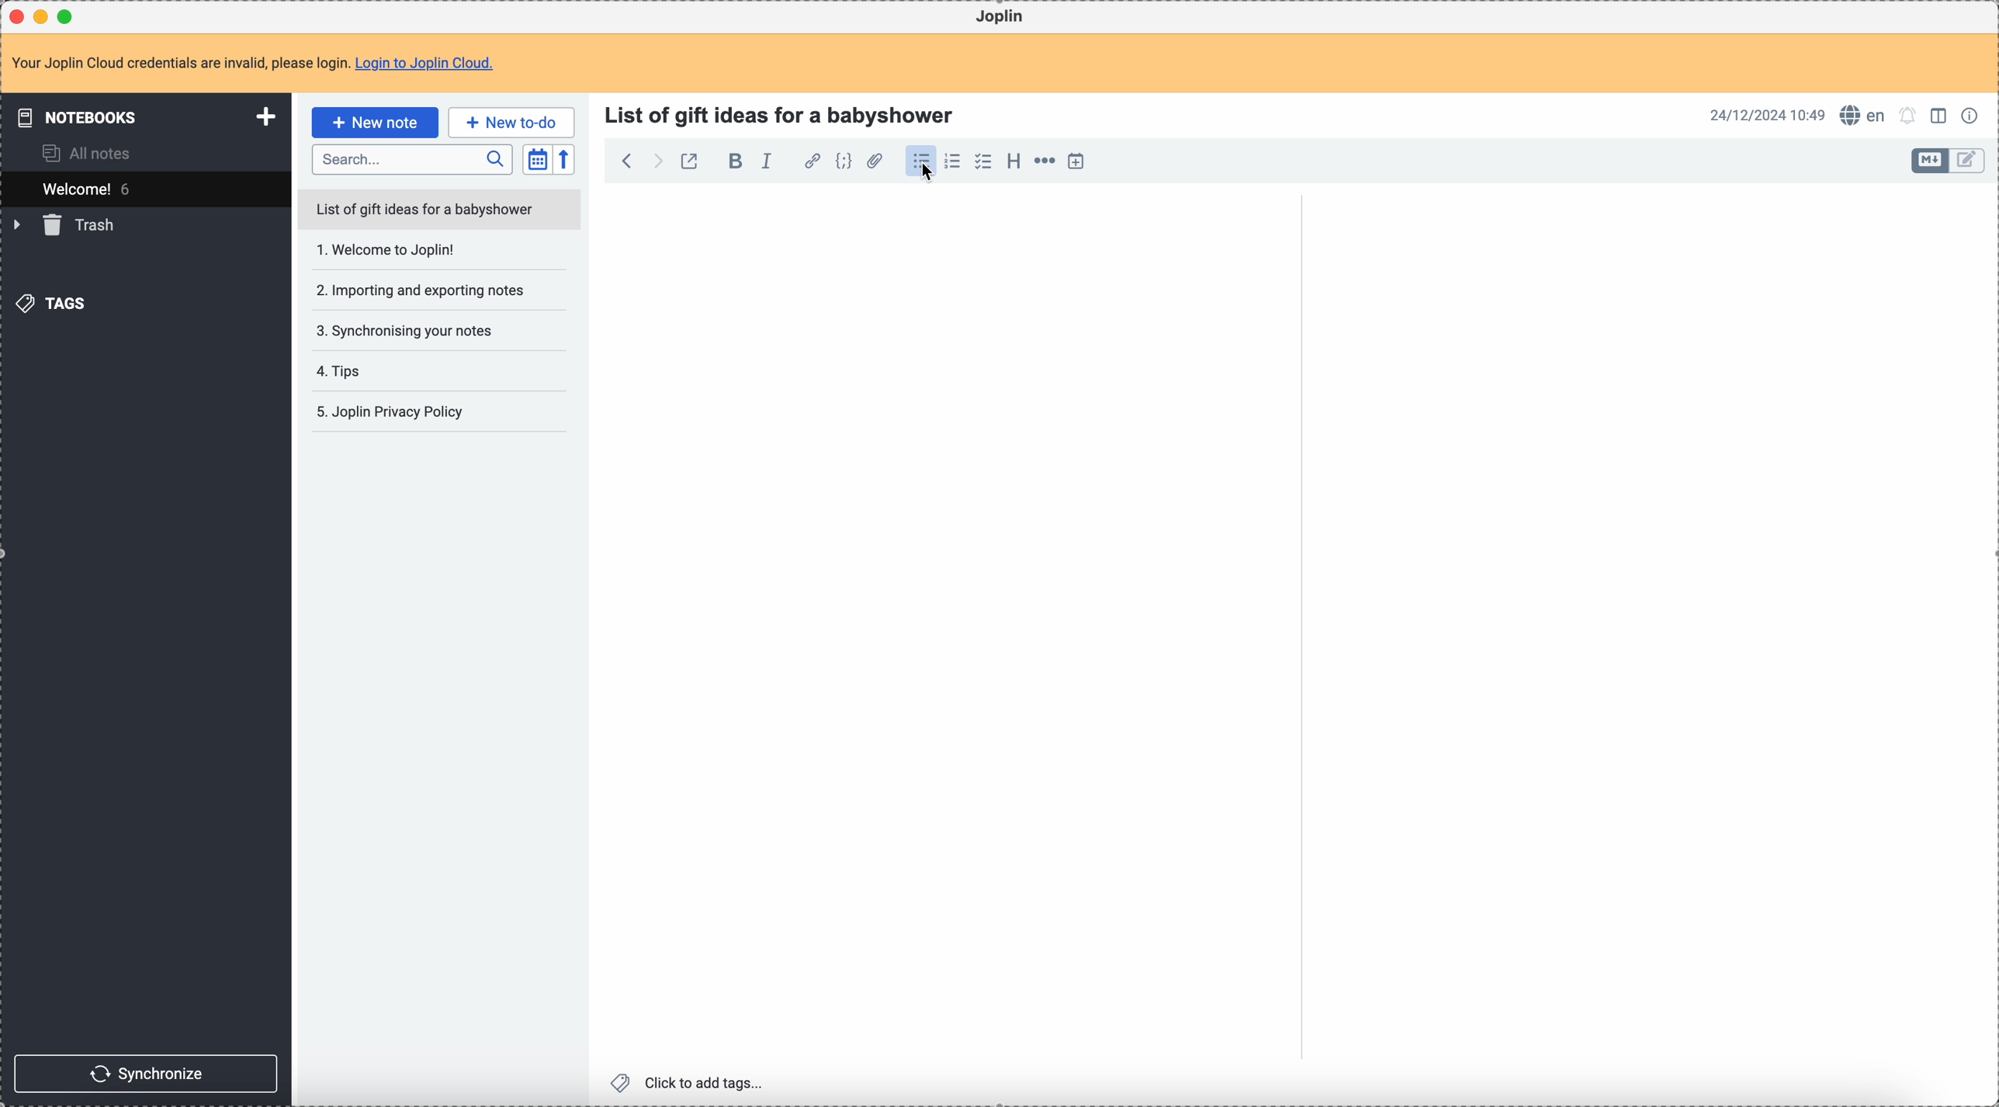 This screenshot has height=1107, width=1999. I want to click on Welcome to joplin, so click(422, 253).